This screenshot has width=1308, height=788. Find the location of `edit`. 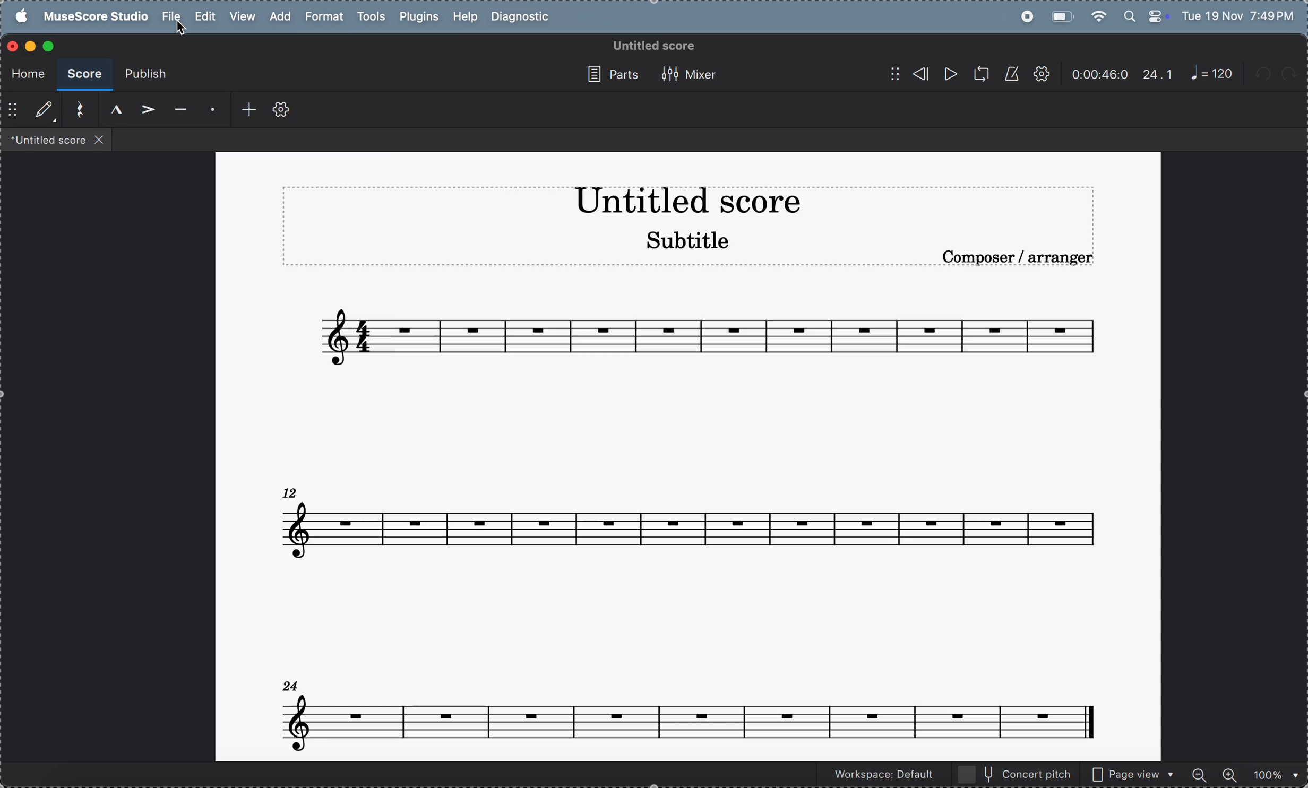

edit is located at coordinates (205, 17).